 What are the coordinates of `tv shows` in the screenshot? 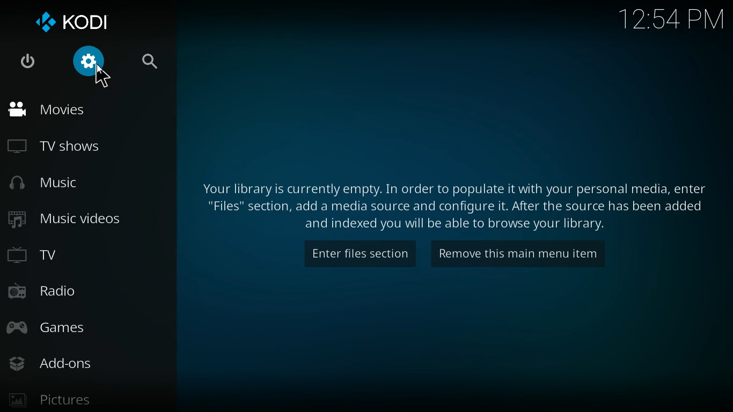 It's located at (76, 149).